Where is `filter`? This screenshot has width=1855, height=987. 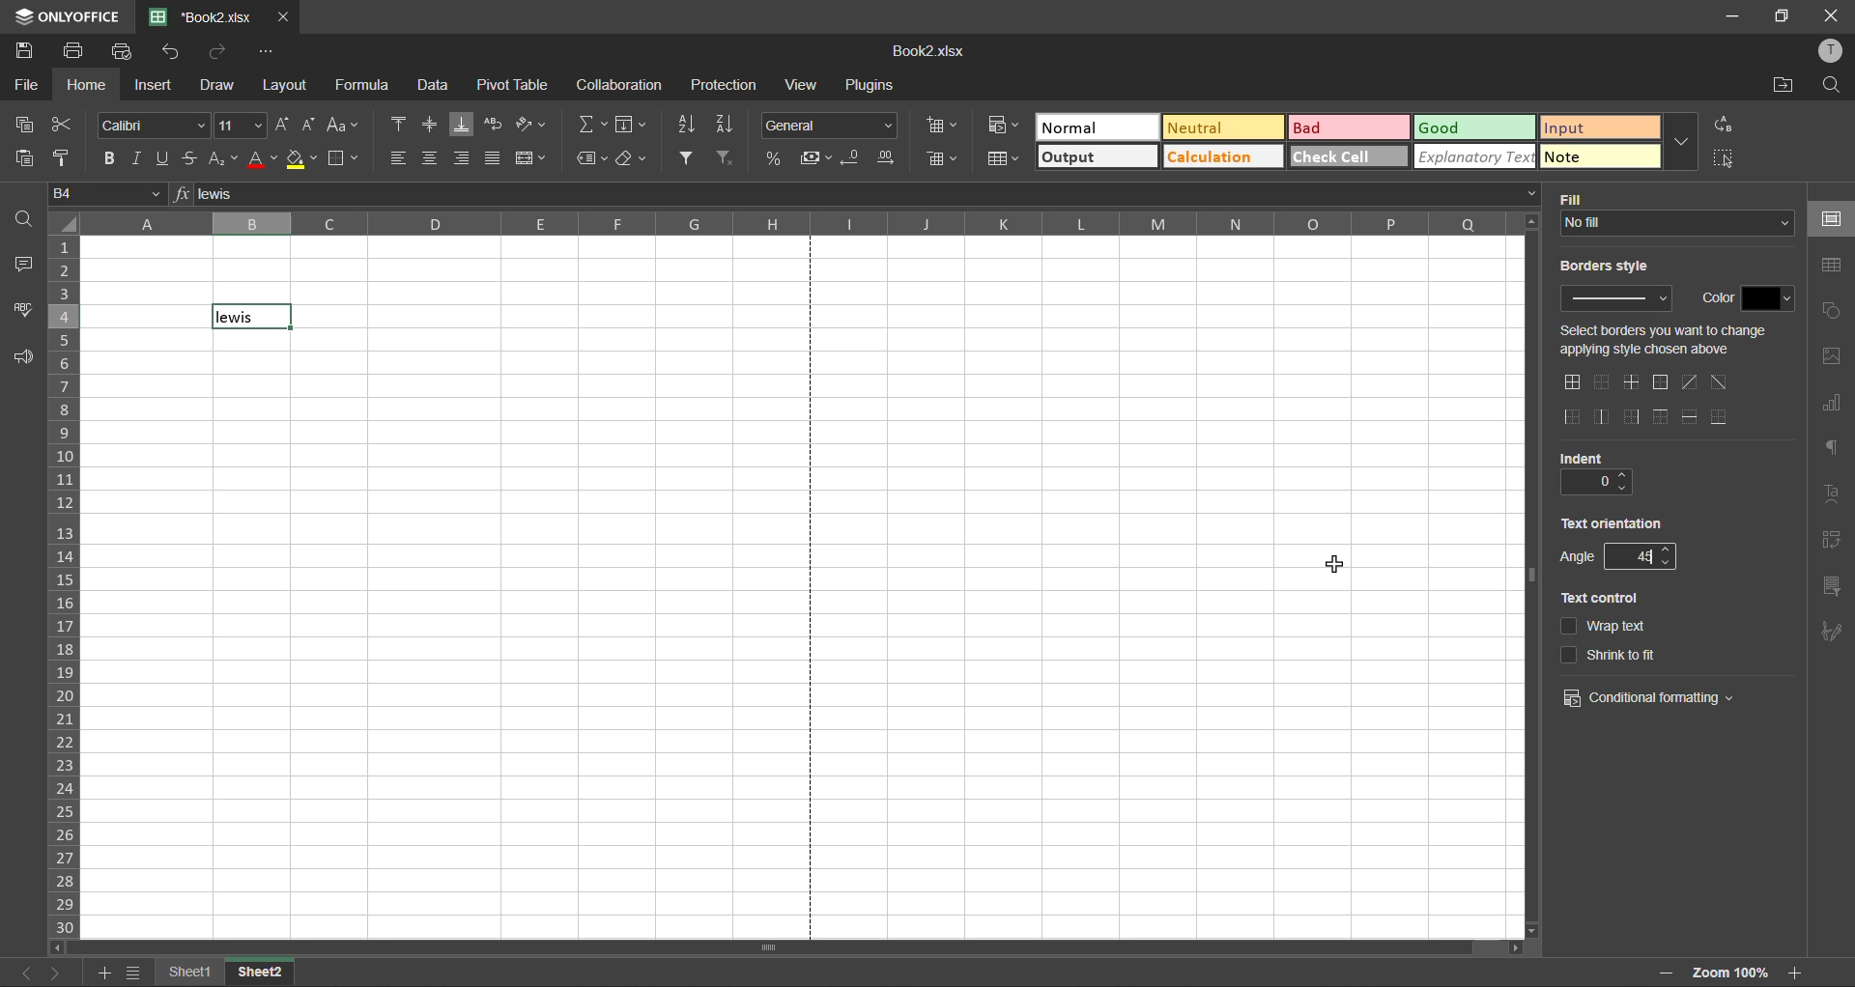
filter is located at coordinates (687, 158).